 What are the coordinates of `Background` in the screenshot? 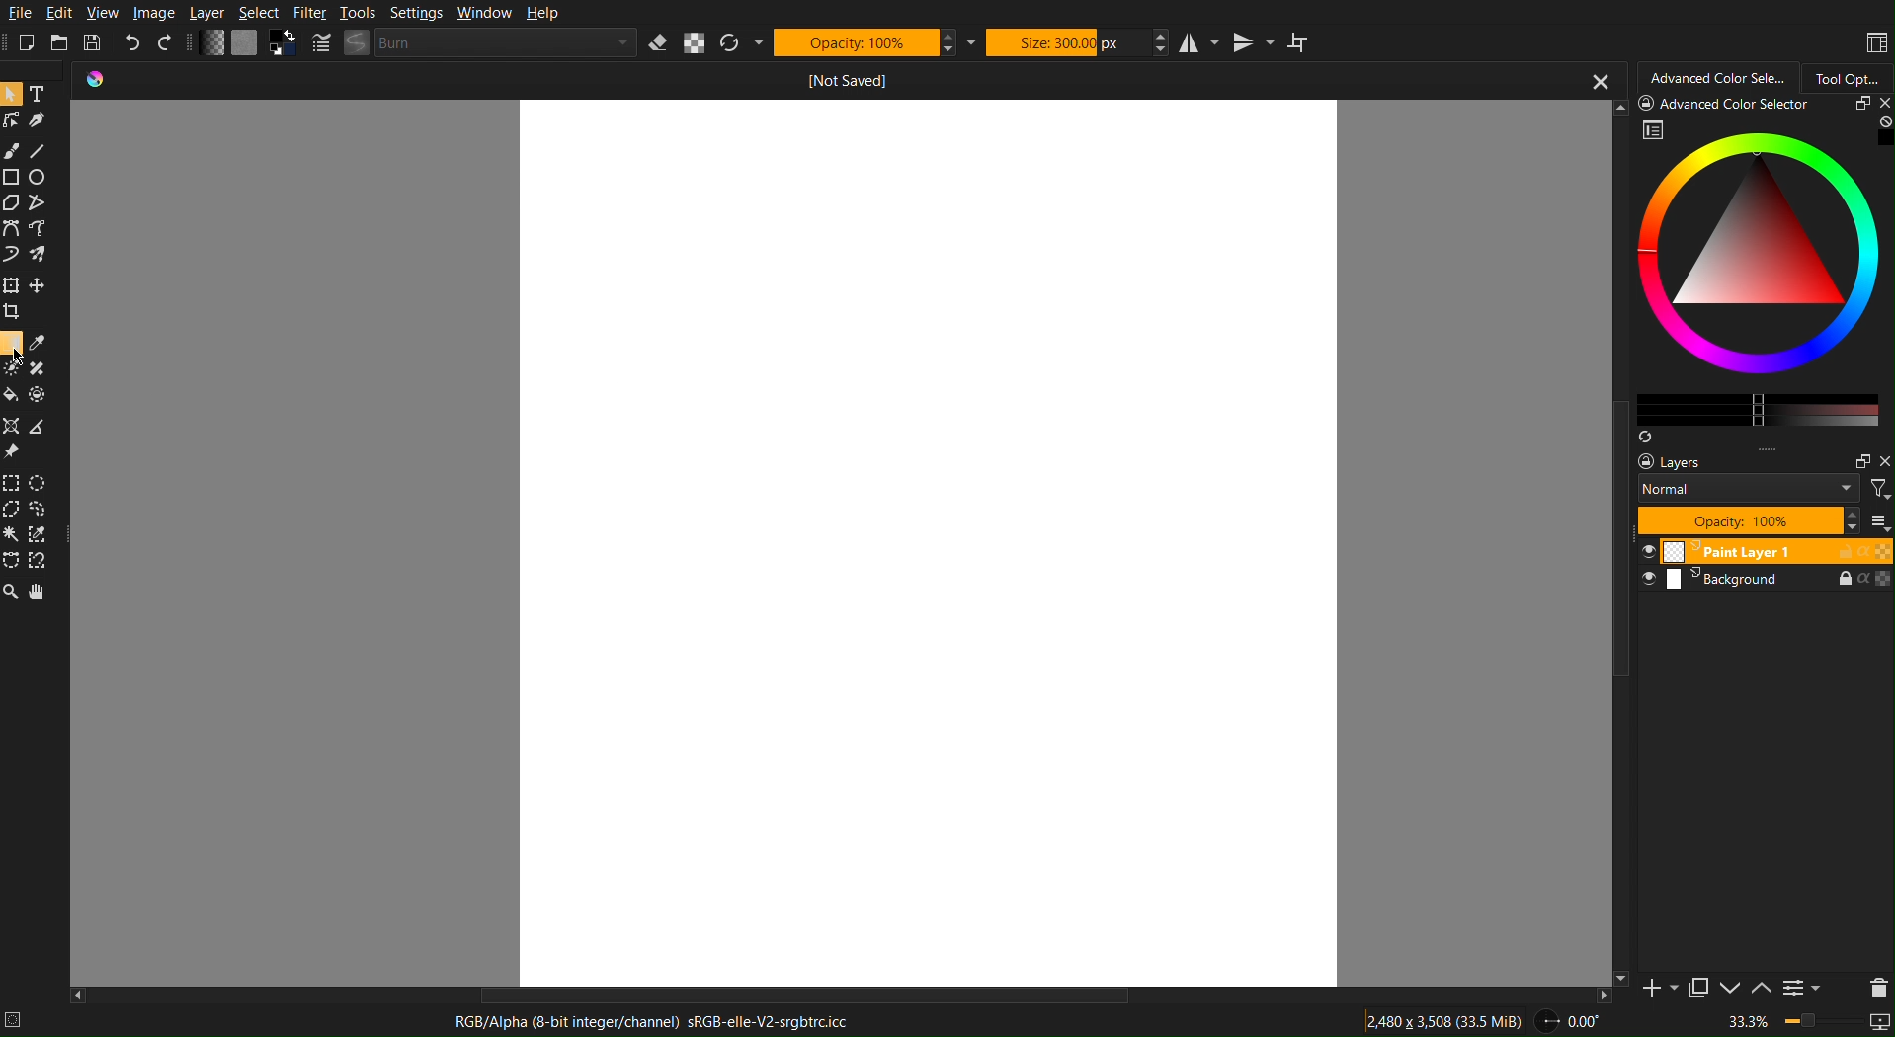 It's located at (1764, 583).